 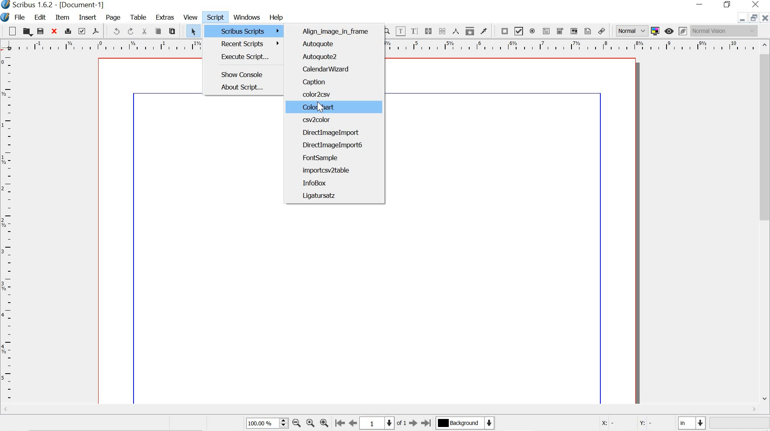 What do you see at coordinates (250, 45) in the screenshot?
I see `recent scripts` at bounding box center [250, 45].